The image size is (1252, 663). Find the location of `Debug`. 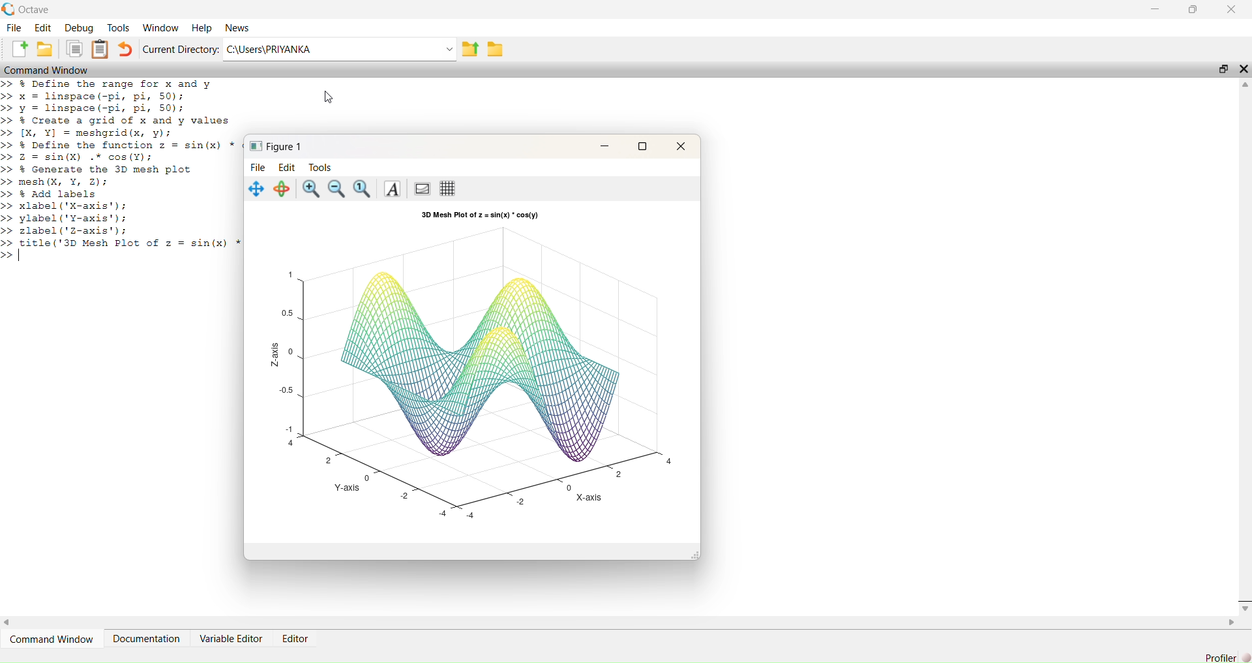

Debug is located at coordinates (80, 29).